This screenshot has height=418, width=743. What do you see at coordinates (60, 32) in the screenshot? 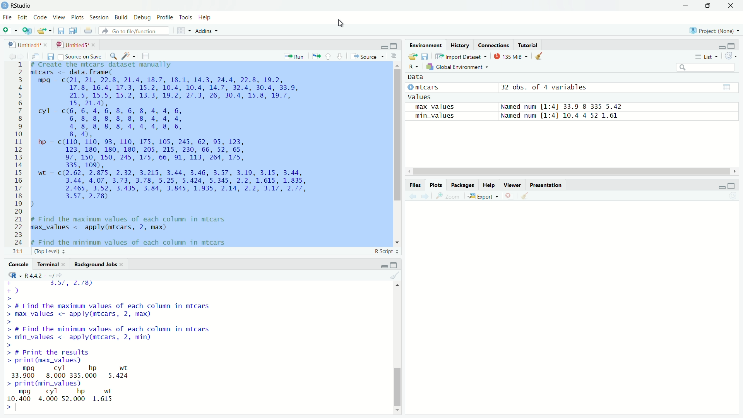
I see `save` at bounding box center [60, 32].